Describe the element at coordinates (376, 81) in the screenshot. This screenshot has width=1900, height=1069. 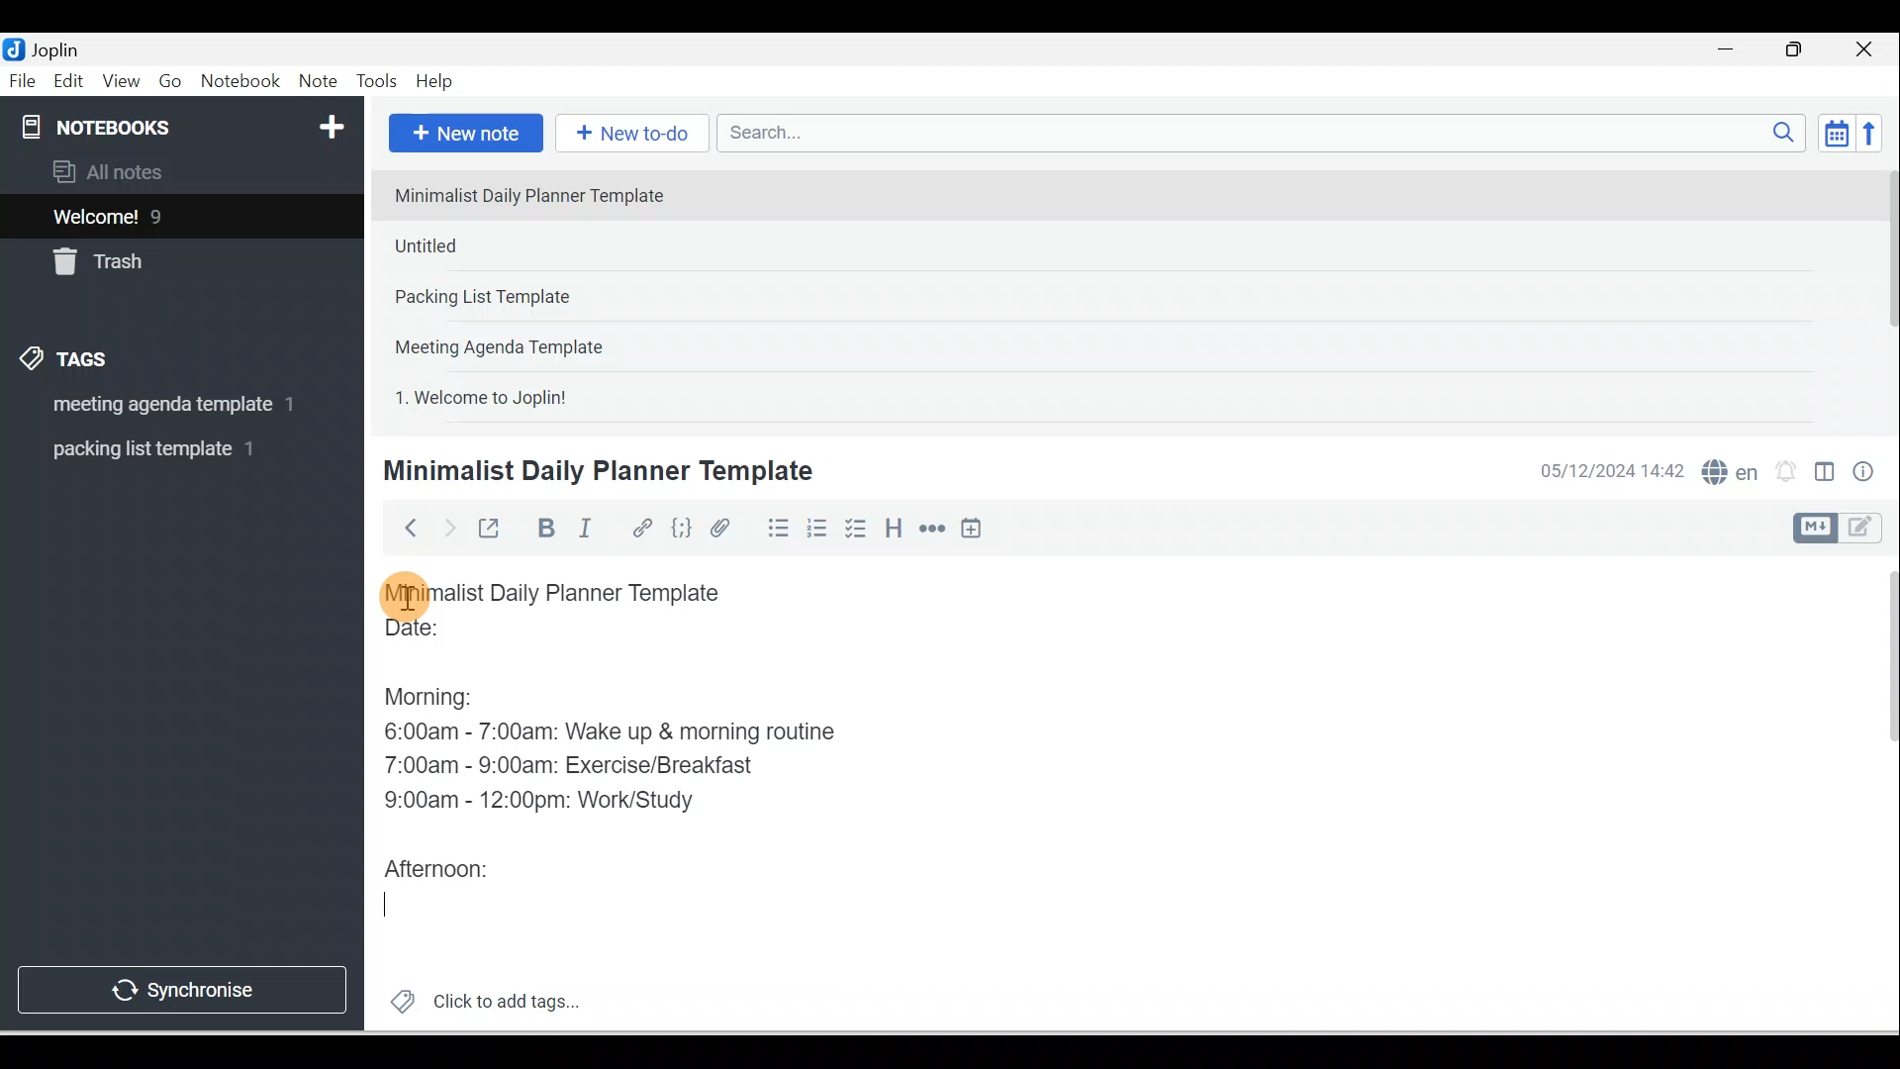
I see `Tools` at that location.